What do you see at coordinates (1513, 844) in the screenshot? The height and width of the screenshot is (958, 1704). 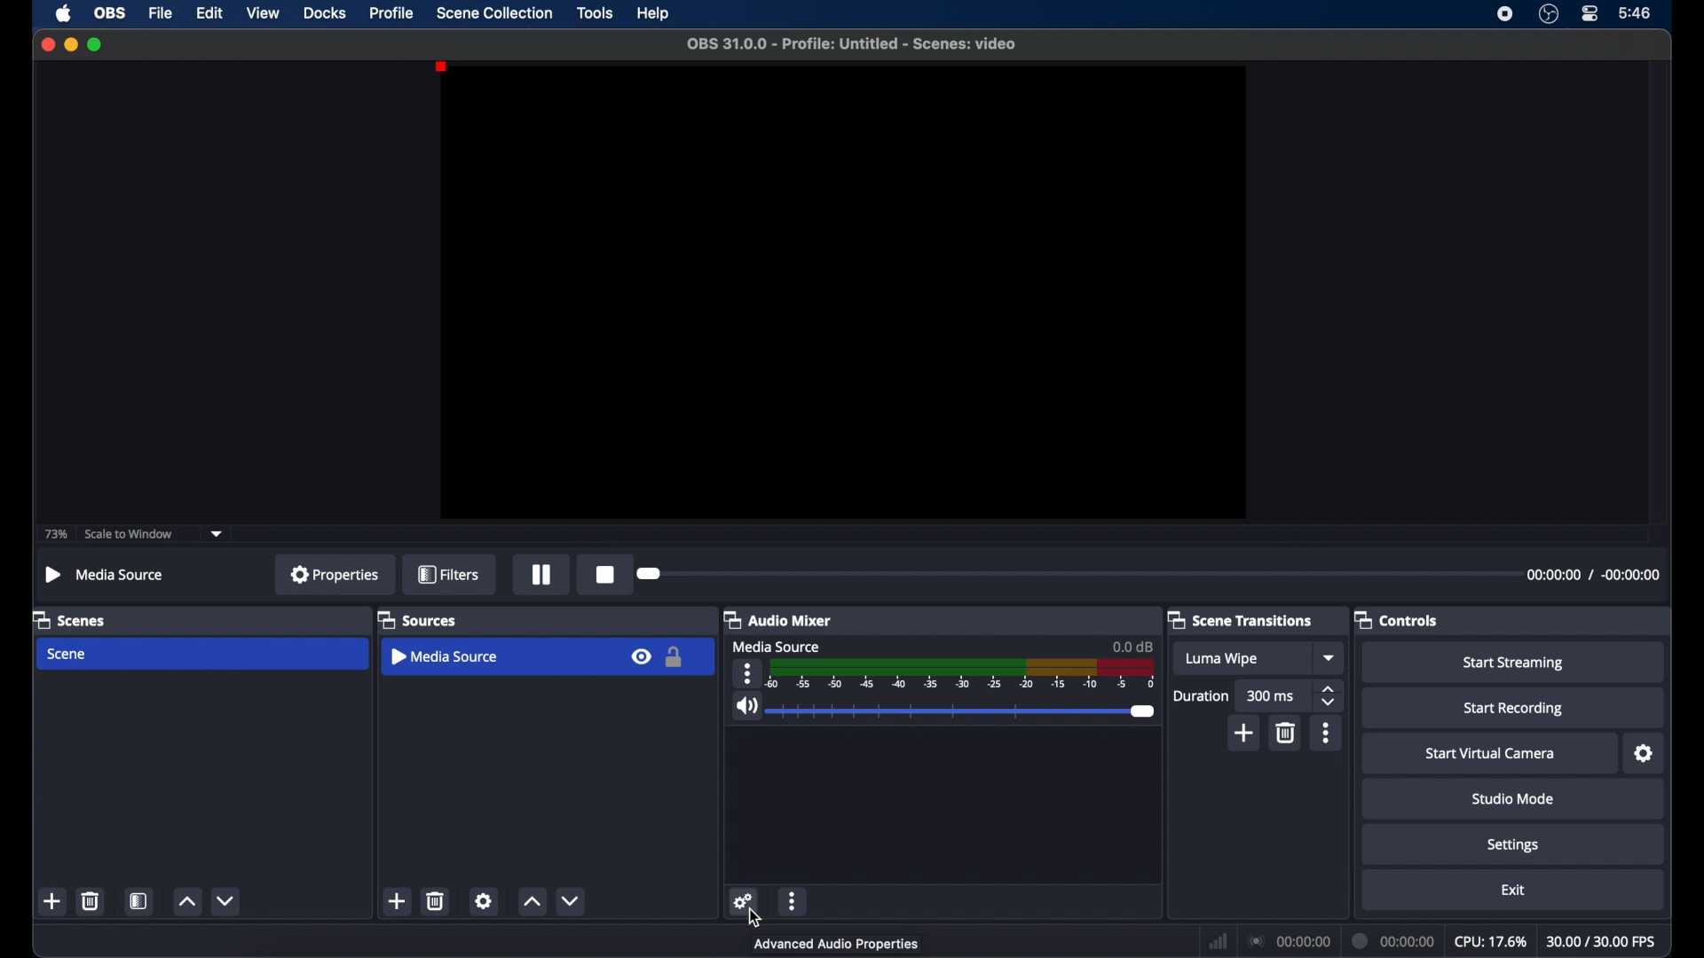 I see `settings` at bounding box center [1513, 844].